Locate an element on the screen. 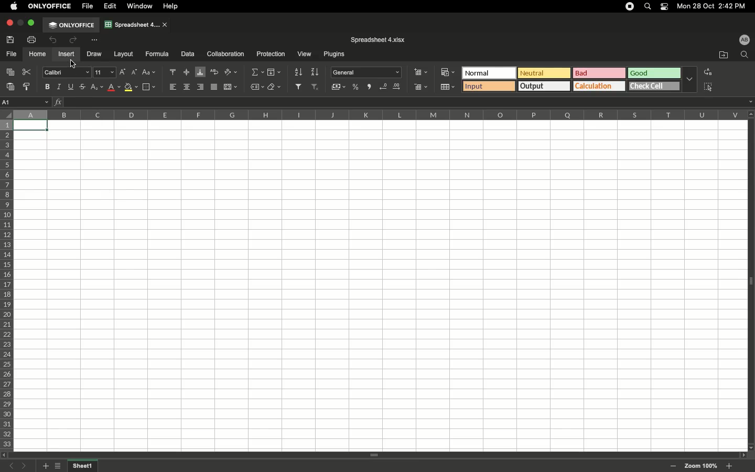 The image size is (755, 472). Fill color is located at coordinates (132, 88).